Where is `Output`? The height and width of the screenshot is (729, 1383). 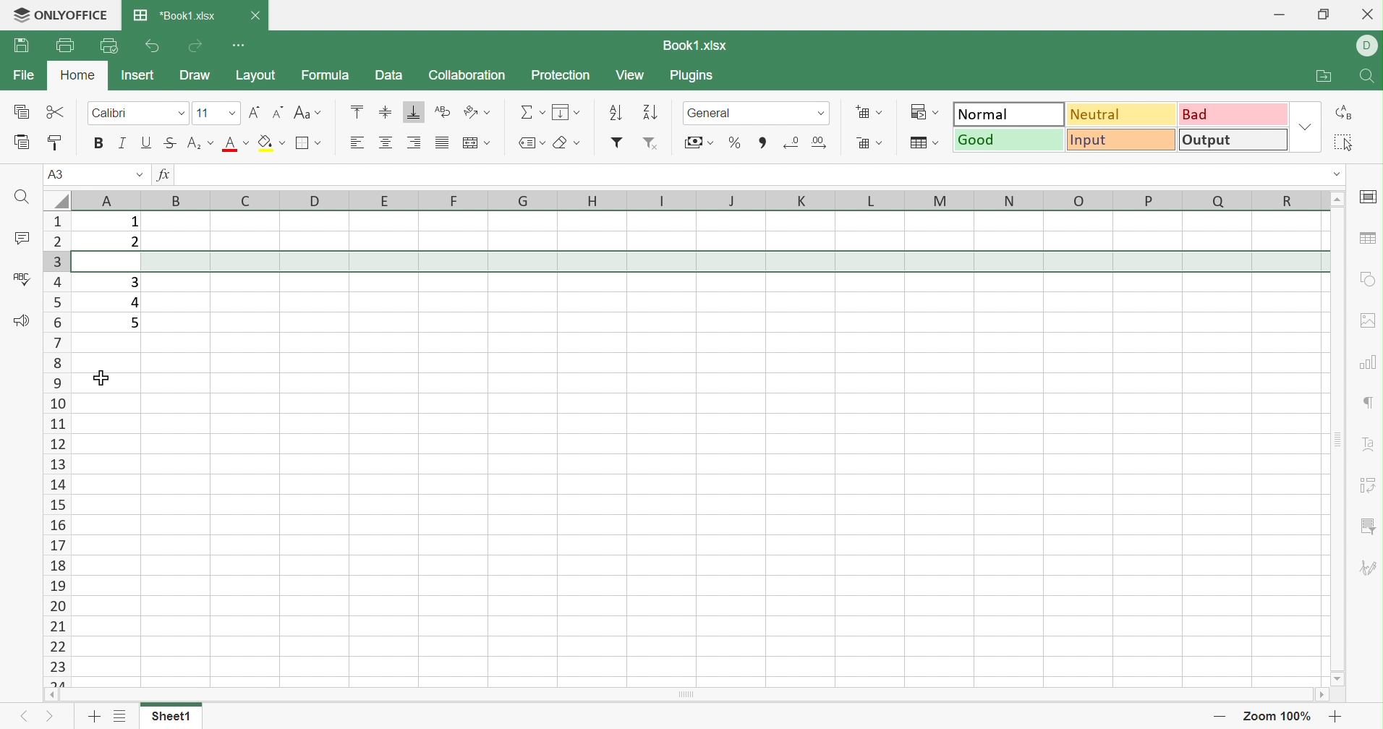
Output is located at coordinates (1233, 140).